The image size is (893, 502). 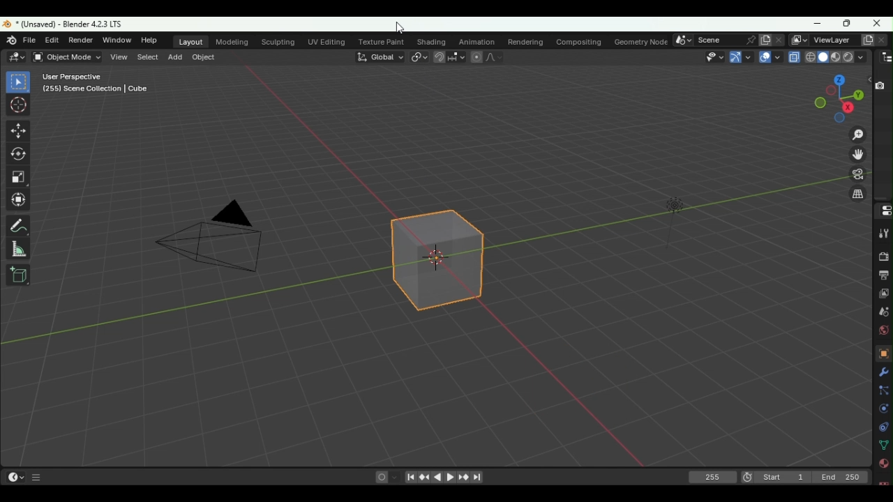 I want to click on Physics, so click(x=885, y=410).